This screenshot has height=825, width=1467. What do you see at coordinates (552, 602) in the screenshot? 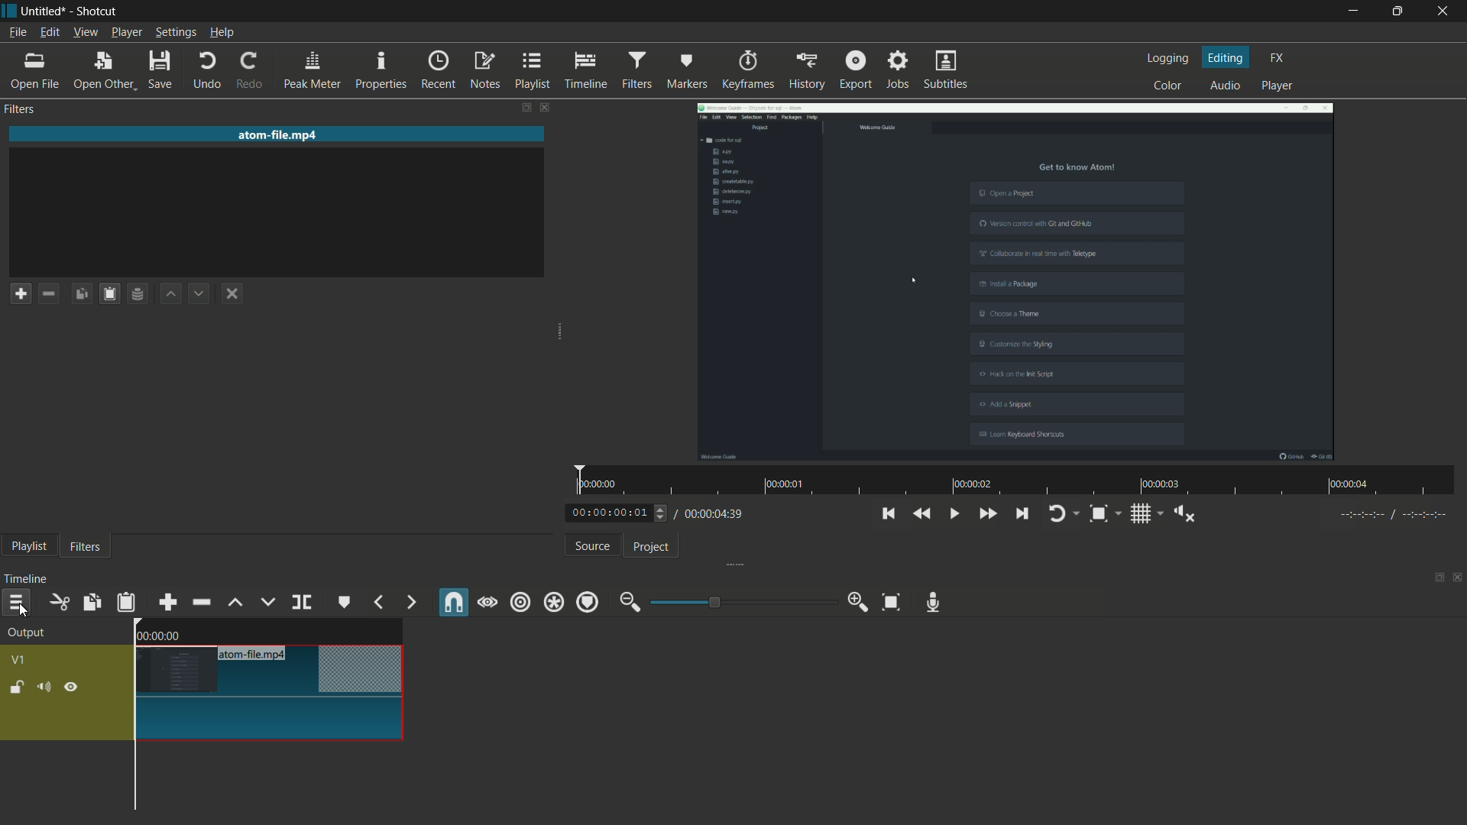
I see `ripple all tracks` at bounding box center [552, 602].